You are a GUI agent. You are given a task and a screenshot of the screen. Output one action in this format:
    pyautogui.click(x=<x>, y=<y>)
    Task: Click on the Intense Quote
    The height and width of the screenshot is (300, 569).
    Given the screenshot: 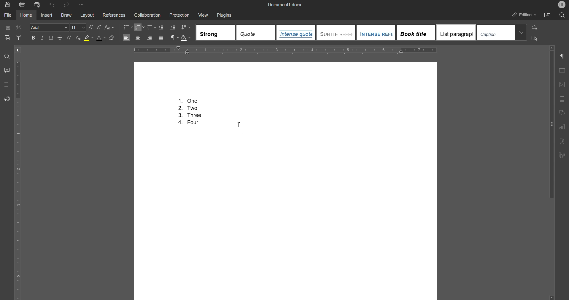 What is the action you would take?
    pyautogui.click(x=296, y=32)
    